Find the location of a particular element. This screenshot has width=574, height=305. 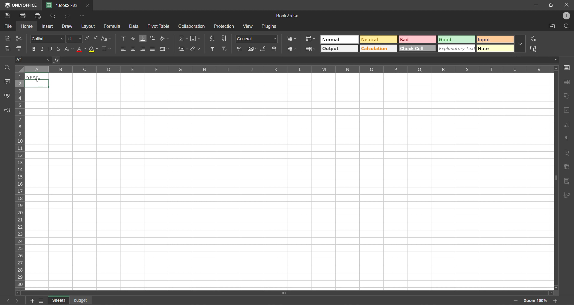

protection is located at coordinates (225, 27).